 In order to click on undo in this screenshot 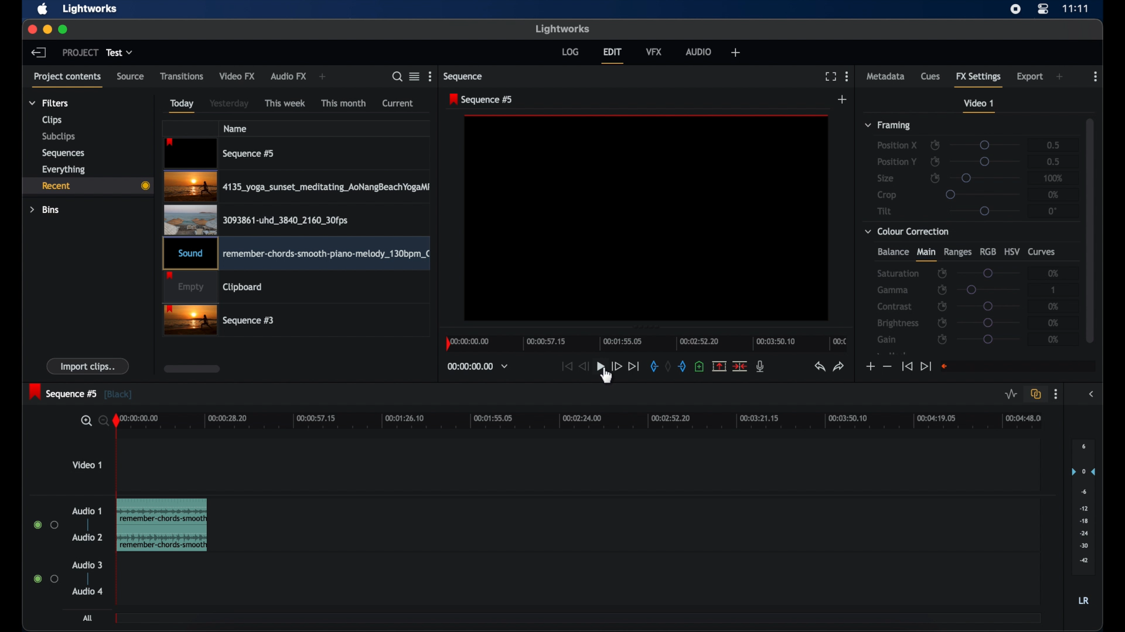, I will do `click(820, 367)`.